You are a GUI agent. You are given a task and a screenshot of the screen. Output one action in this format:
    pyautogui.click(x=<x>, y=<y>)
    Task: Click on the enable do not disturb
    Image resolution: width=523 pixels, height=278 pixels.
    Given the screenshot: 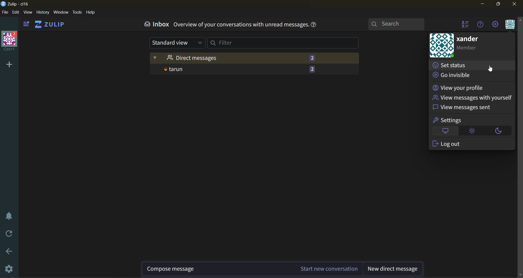 What is the action you would take?
    pyautogui.click(x=8, y=218)
    